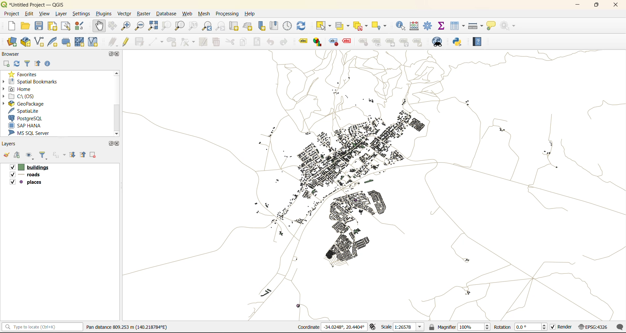 Image resolution: width=626 pixels, height=333 pixels. Describe the element at coordinates (31, 156) in the screenshot. I see `manage map` at that location.